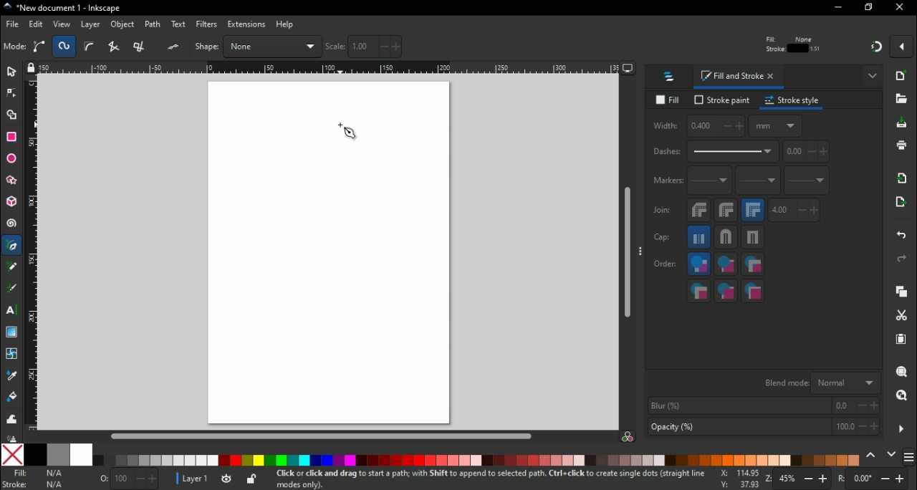 Image resolution: width=917 pixels, height=490 pixels. I want to click on next, so click(892, 454).